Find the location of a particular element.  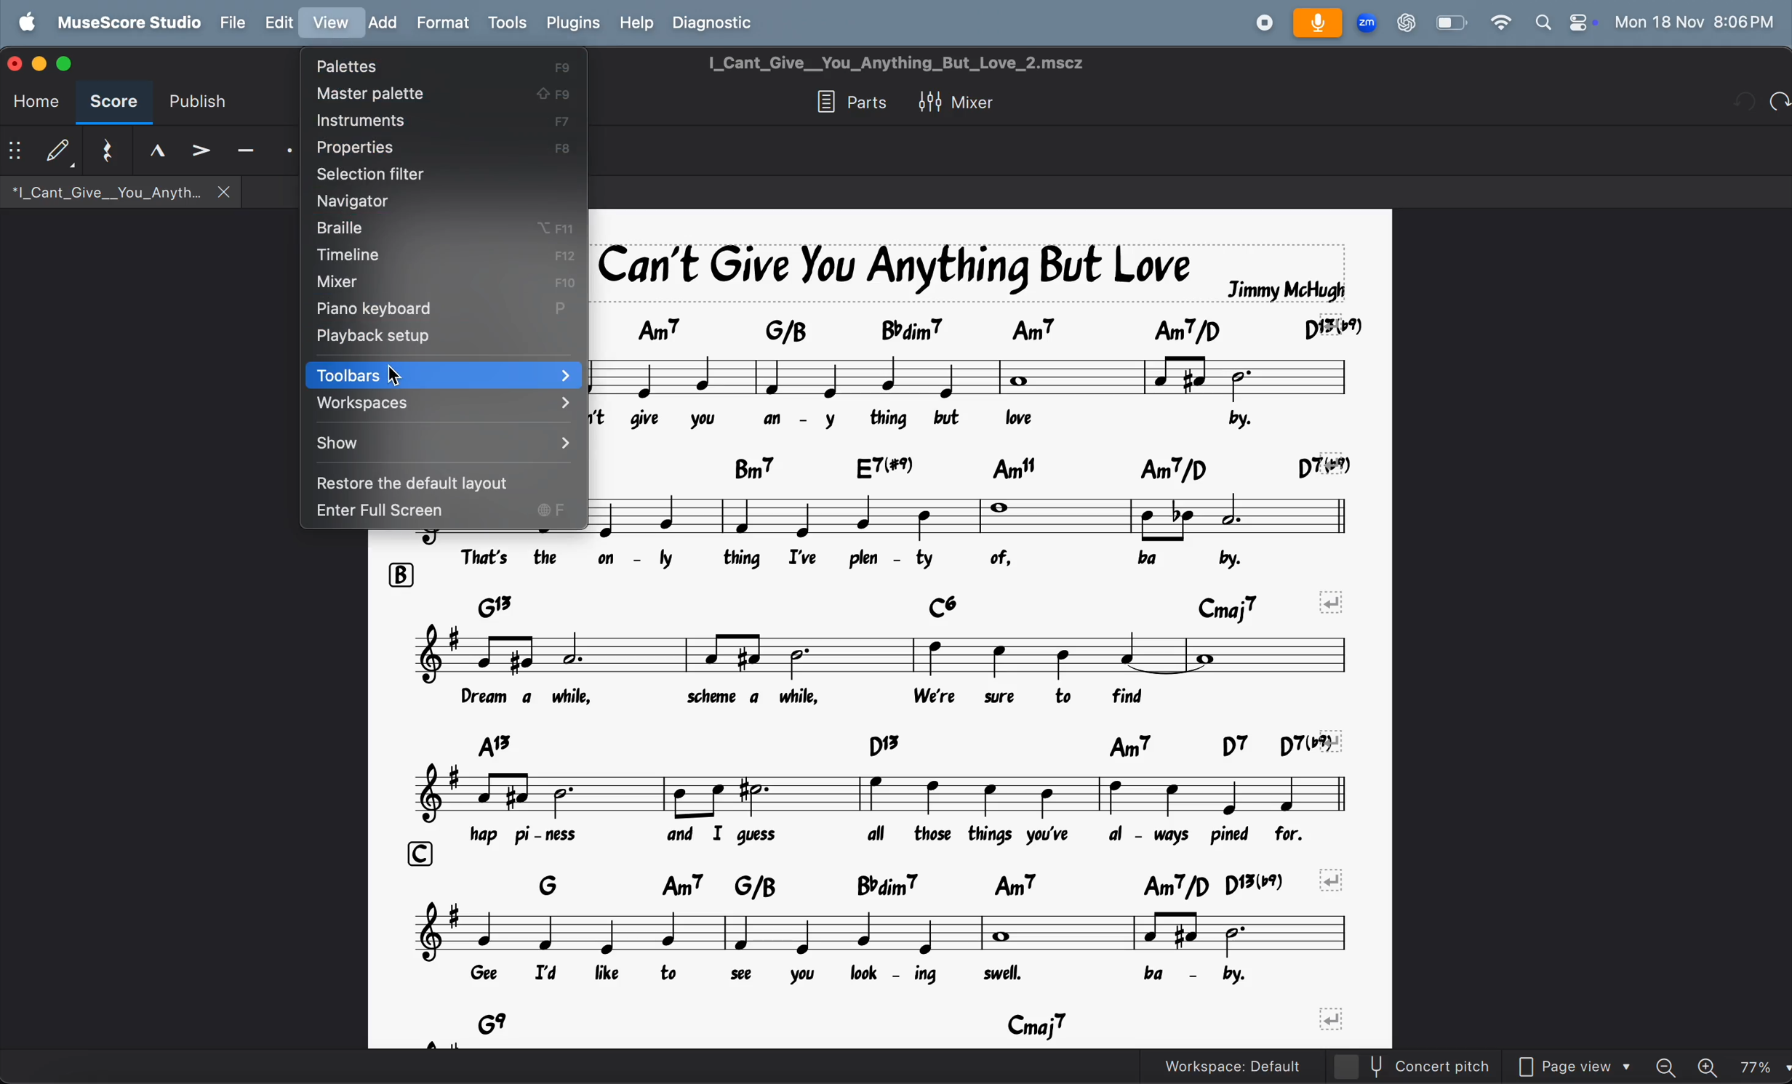

playback is located at coordinates (443, 338).